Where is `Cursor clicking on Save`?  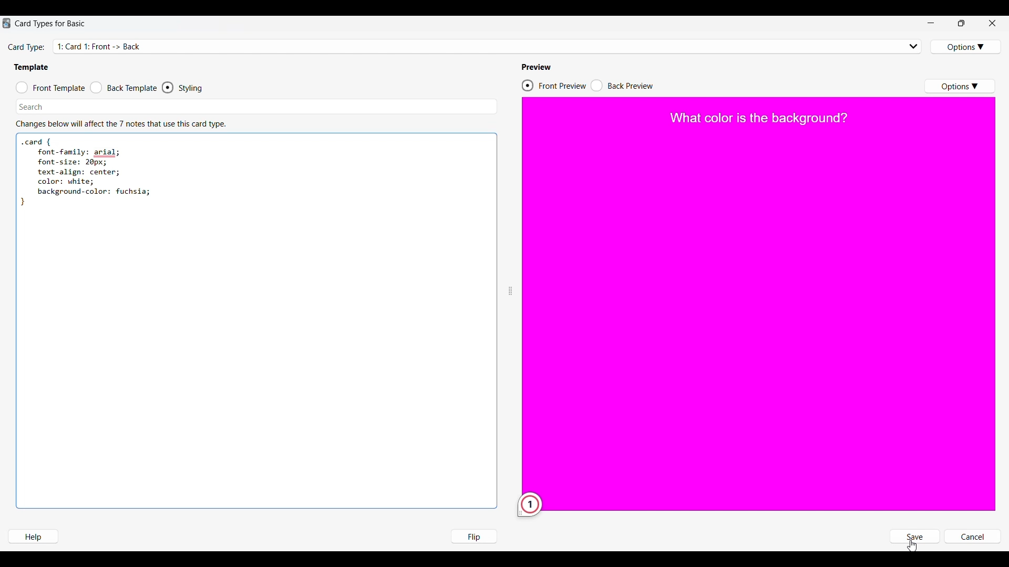
Cursor clicking on Save is located at coordinates (912, 546).